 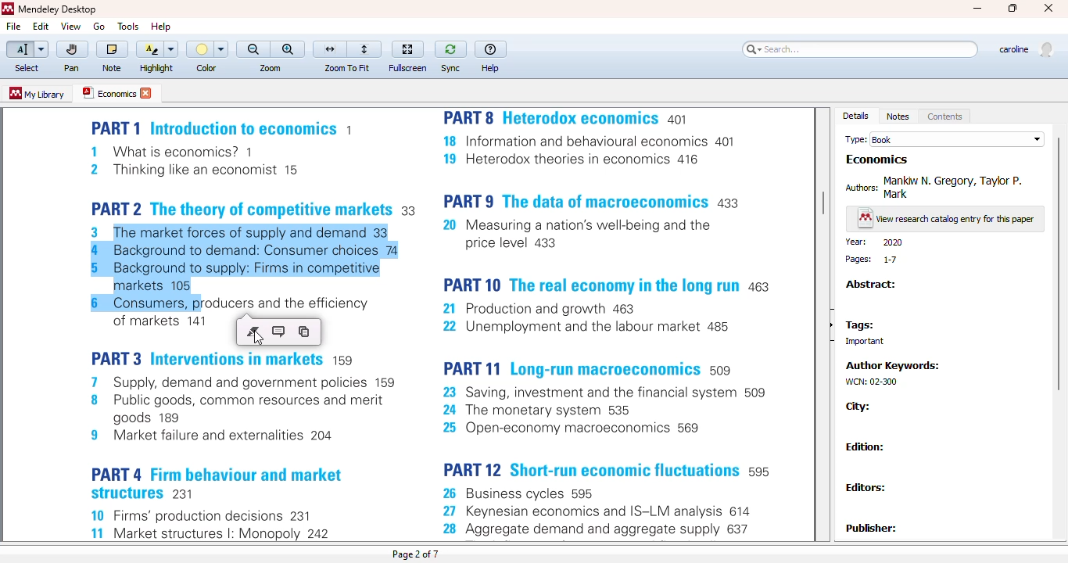 I want to click on note, so click(x=112, y=50).